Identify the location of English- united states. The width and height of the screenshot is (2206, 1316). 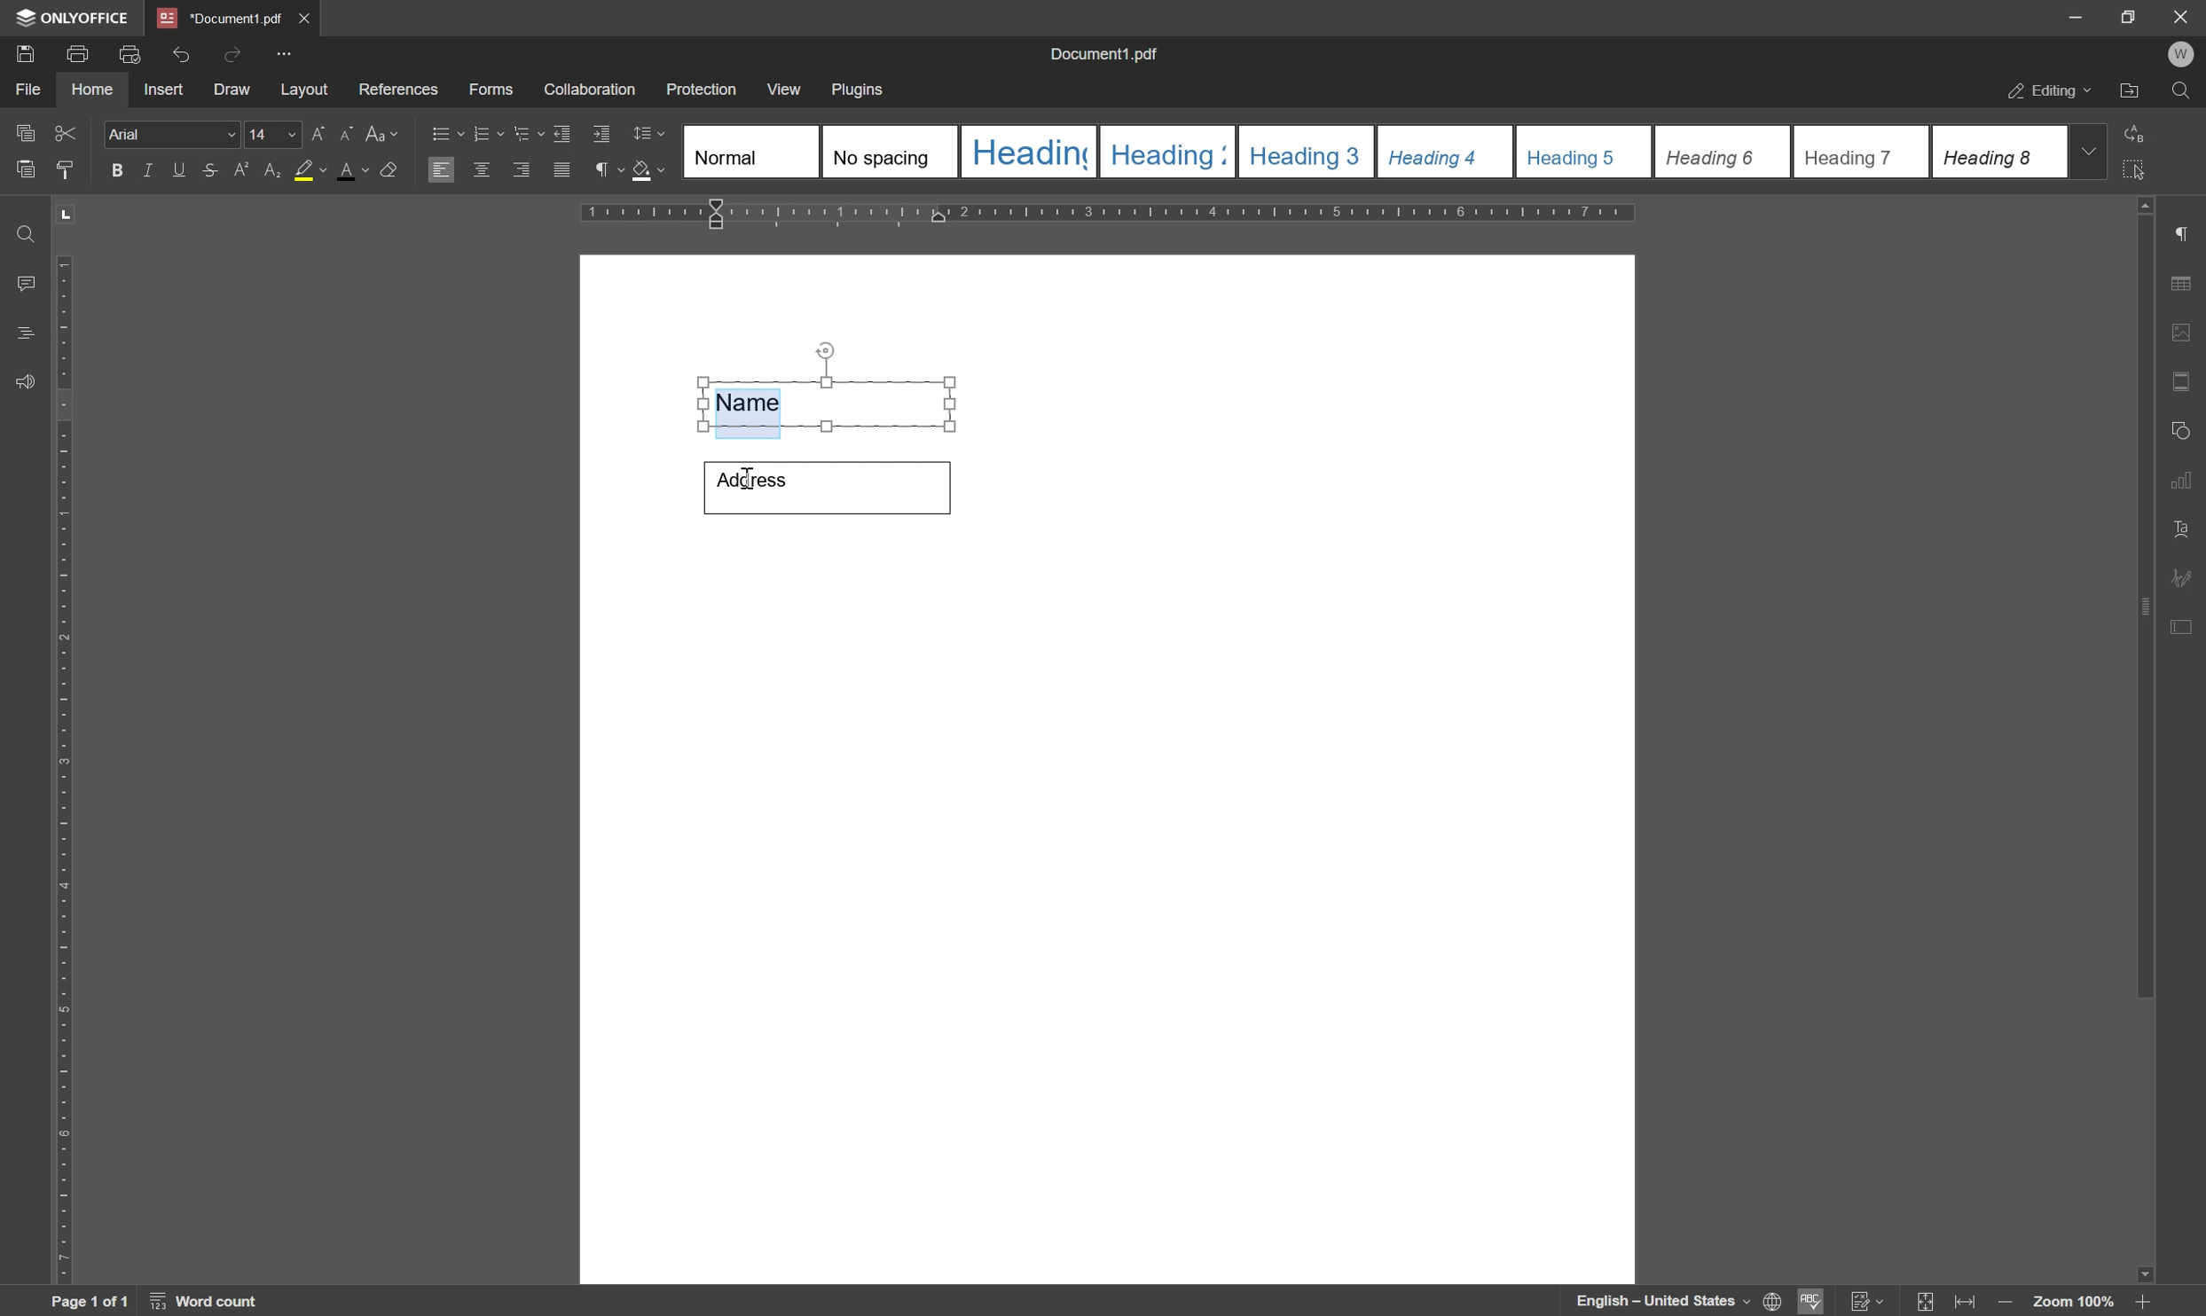
(1679, 1302).